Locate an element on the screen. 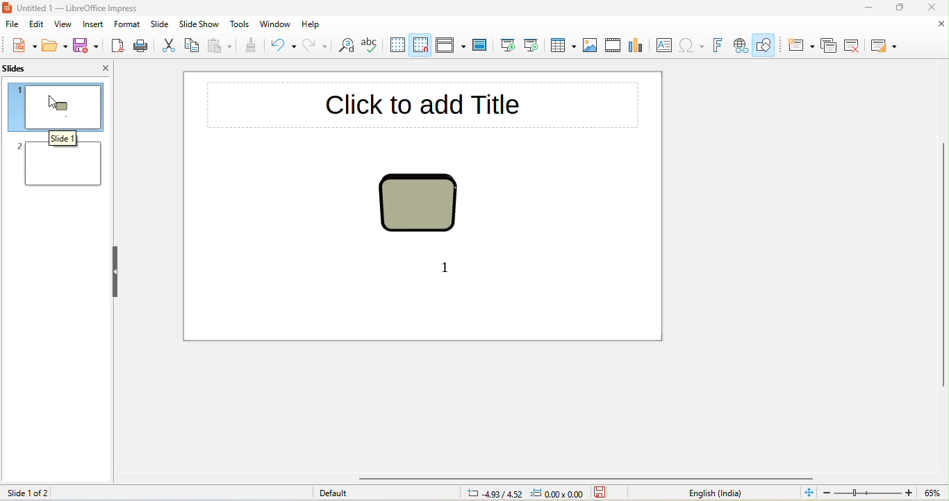 The height and width of the screenshot is (501, 949). delete slide is located at coordinates (855, 46).